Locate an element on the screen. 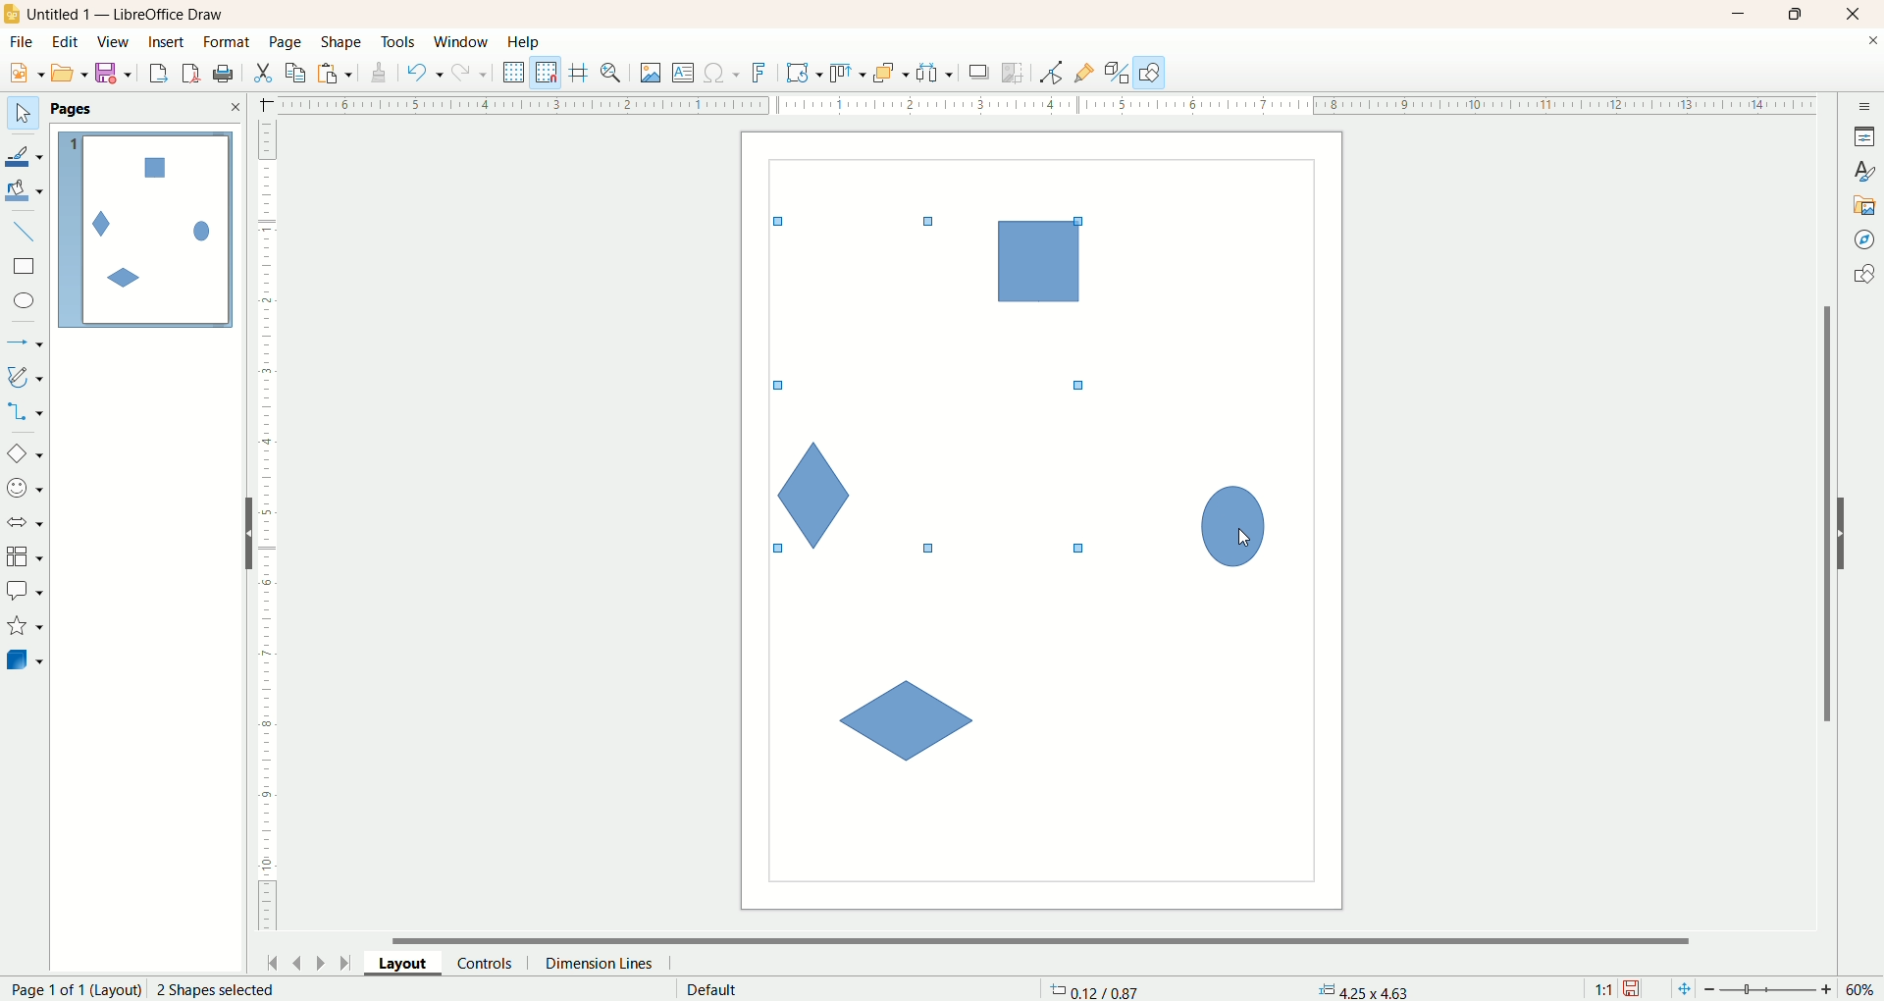  anchor point is located at coordinates (1361, 990).